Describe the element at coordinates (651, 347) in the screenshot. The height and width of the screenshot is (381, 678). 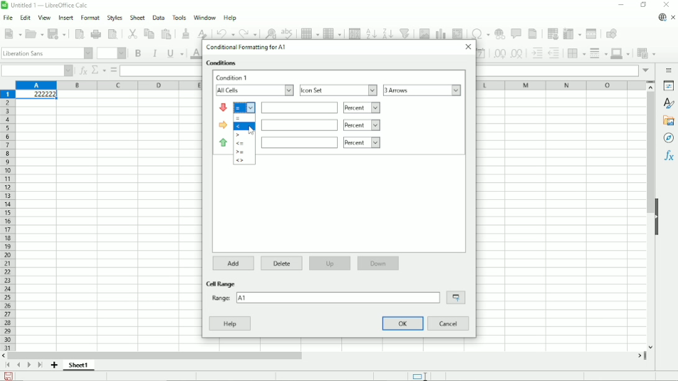
I see `scroll down` at that location.